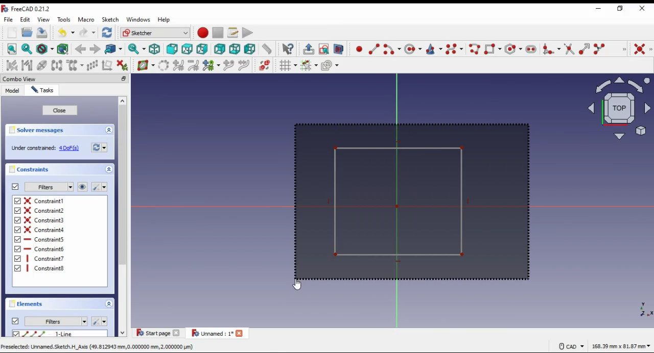 Image resolution: width=654 pixels, height=353 pixels. What do you see at coordinates (25, 20) in the screenshot?
I see `edit` at bounding box center [25, 20].